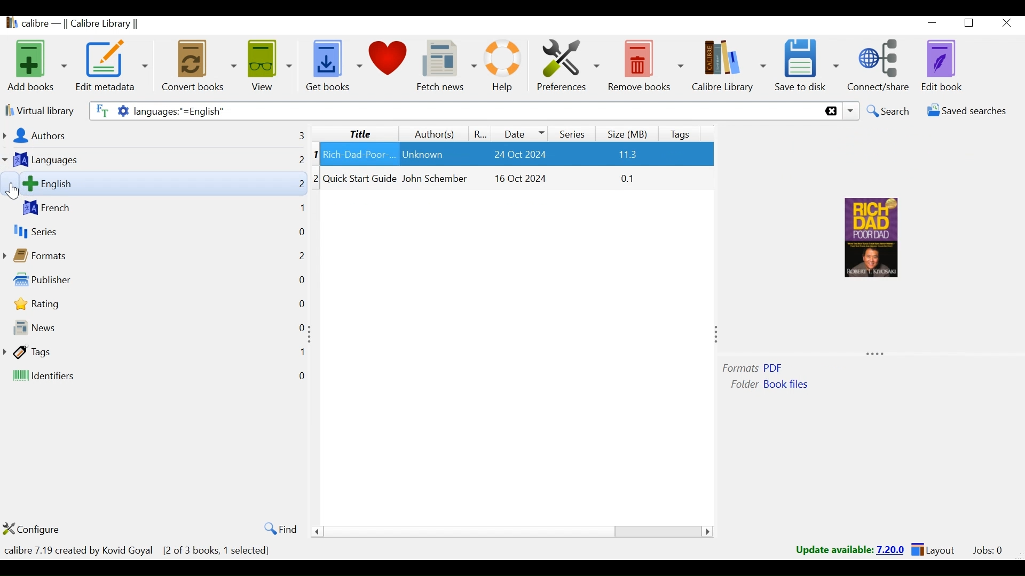  What do you see at coordinates (892, 549) in the screenshot?
I see `7.20.0` at bounding box center [892, 549].